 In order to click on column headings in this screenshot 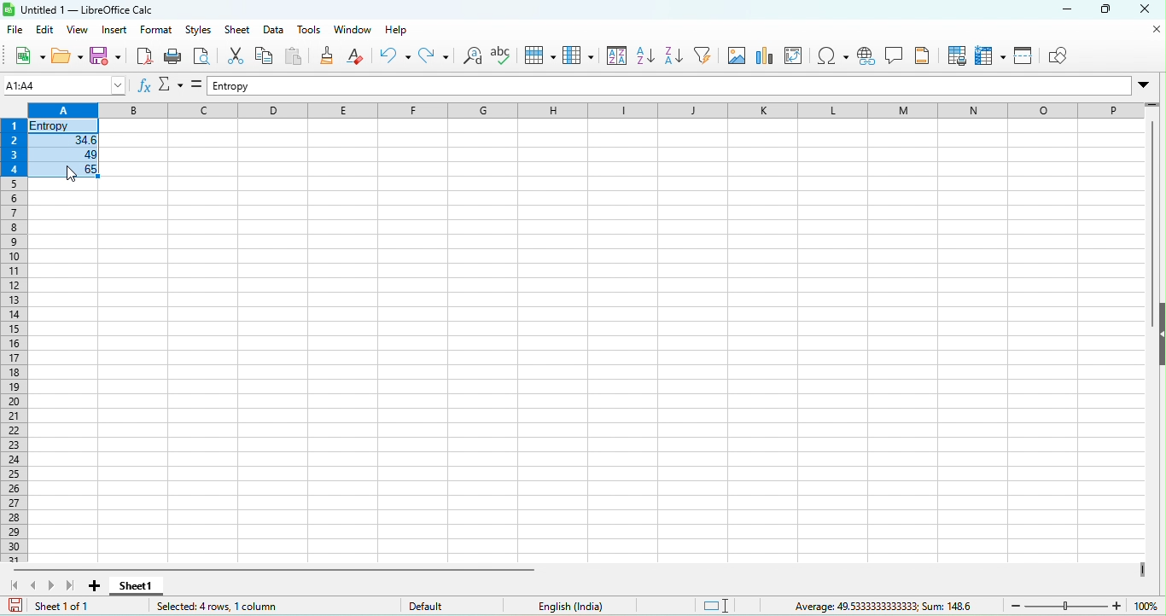, I will do `click(586, 111)`.